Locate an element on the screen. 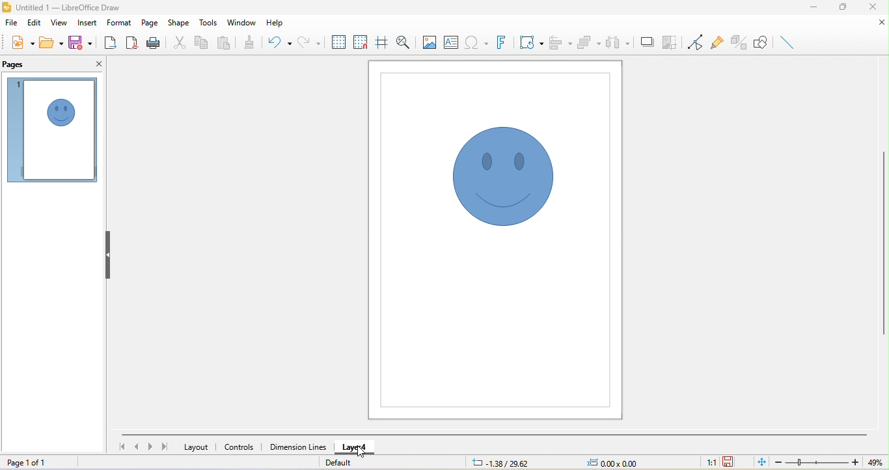  layout is located at coordinates (197, 448).